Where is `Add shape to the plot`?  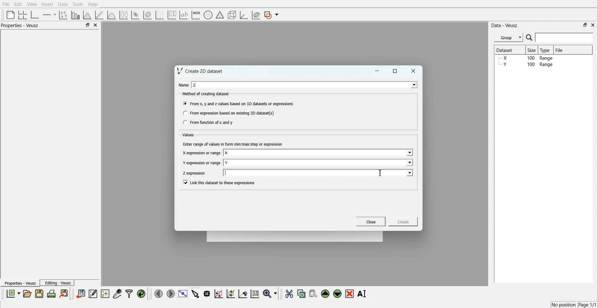 Add shape to the plot is located at coordinates (271, 15).